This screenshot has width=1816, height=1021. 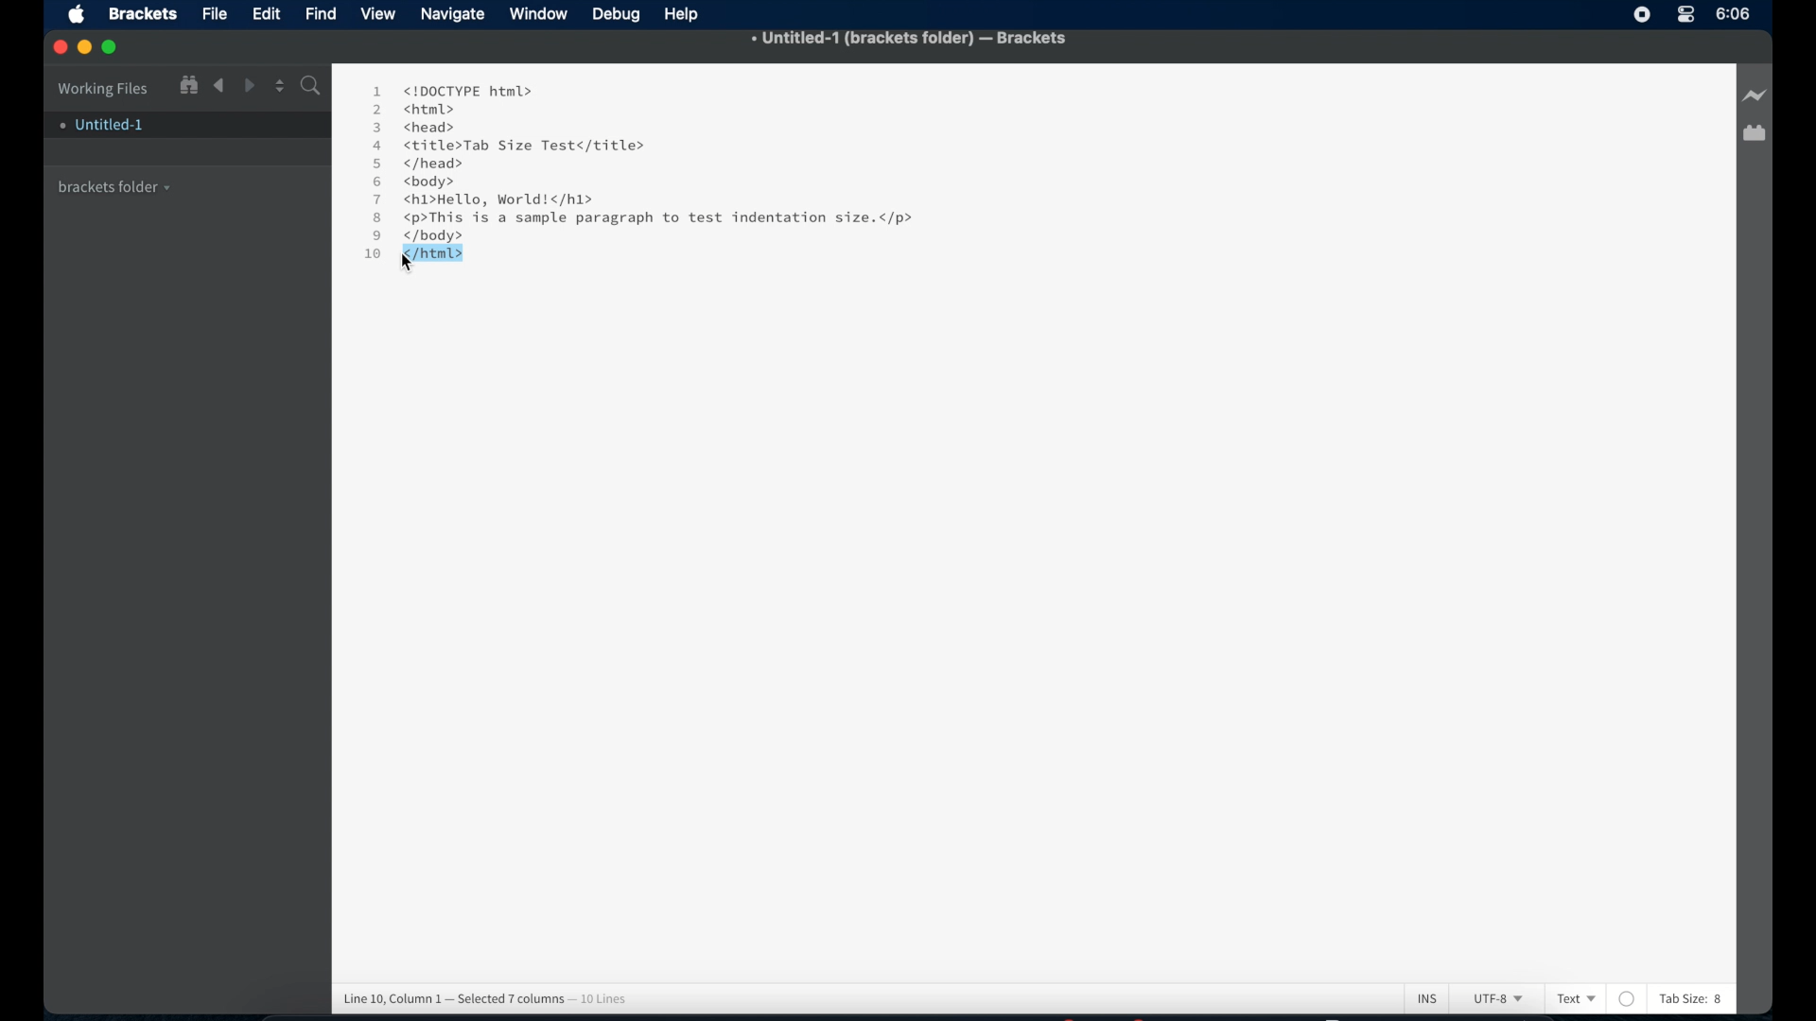 I want to click on 7 <h1>Hello, World!</h1>, so click(x=486, y=199).